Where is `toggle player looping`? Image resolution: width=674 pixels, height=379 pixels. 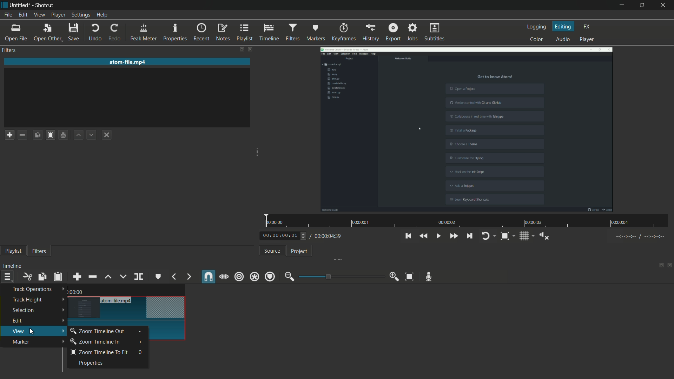 toggle player looping is located at coordinates (485, 236).